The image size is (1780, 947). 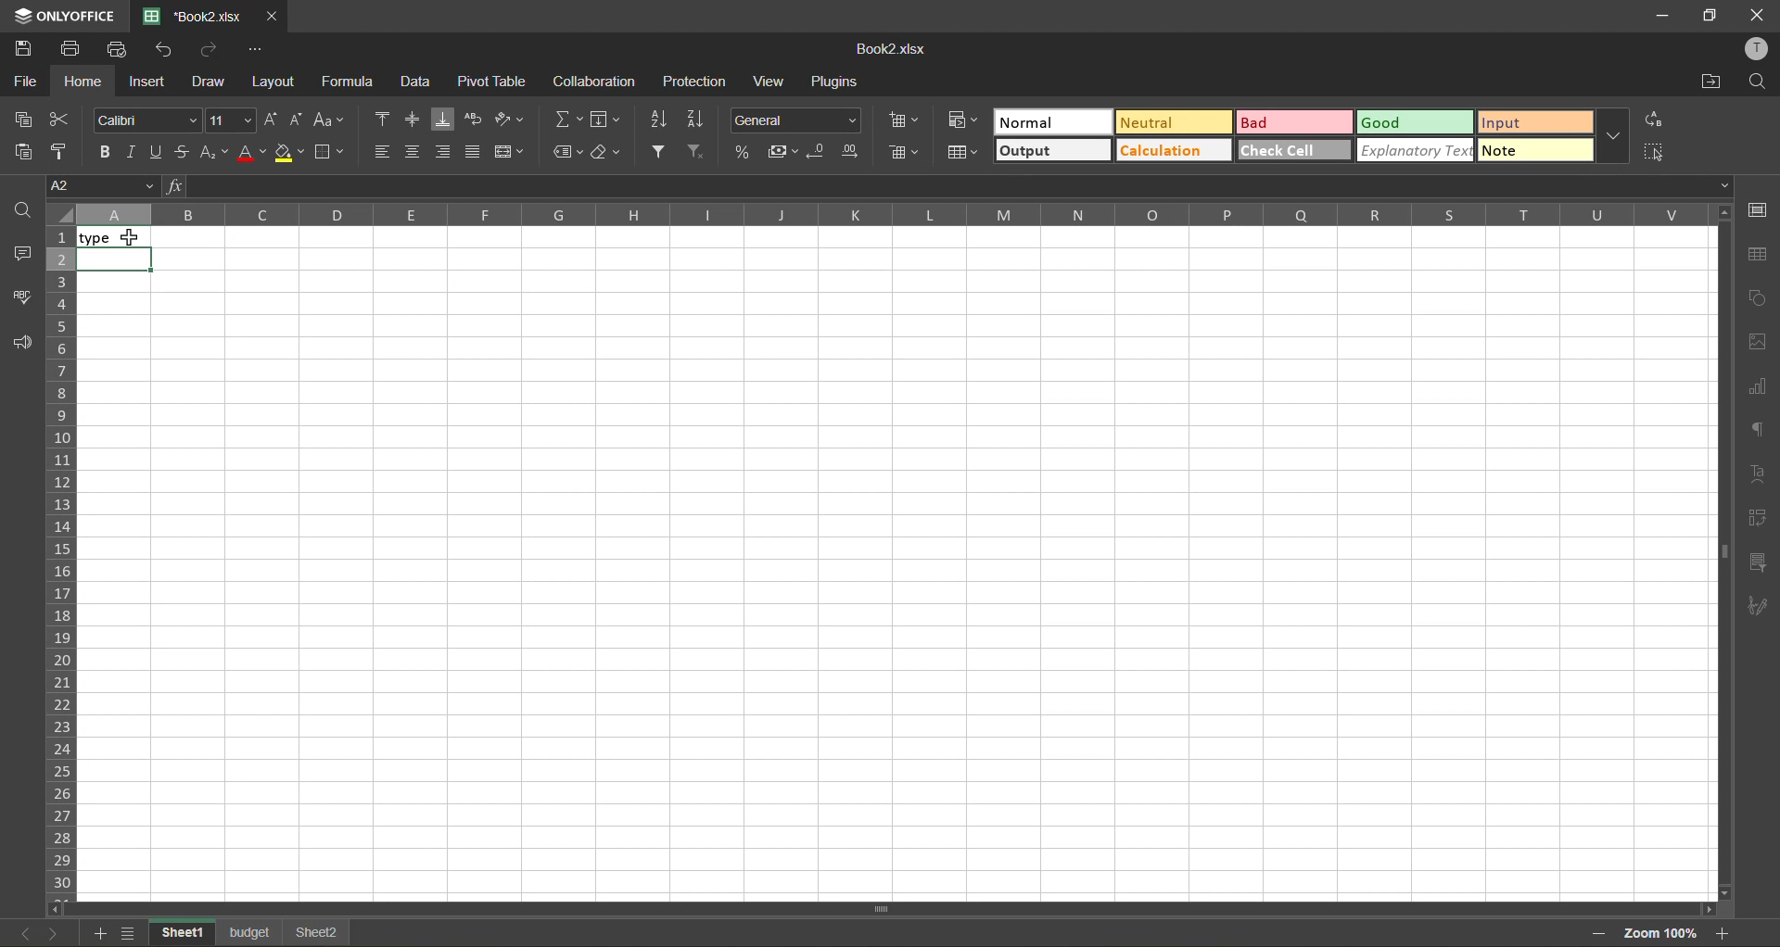 What do you see at coordinates (1759, 562) in the screenshot?
I see `slicer` at bounding box center [1759, 562].